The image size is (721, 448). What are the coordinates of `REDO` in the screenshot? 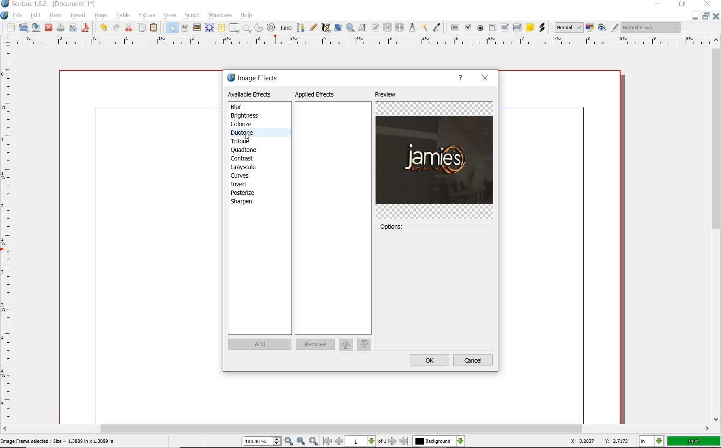 It's located at (103, 27).